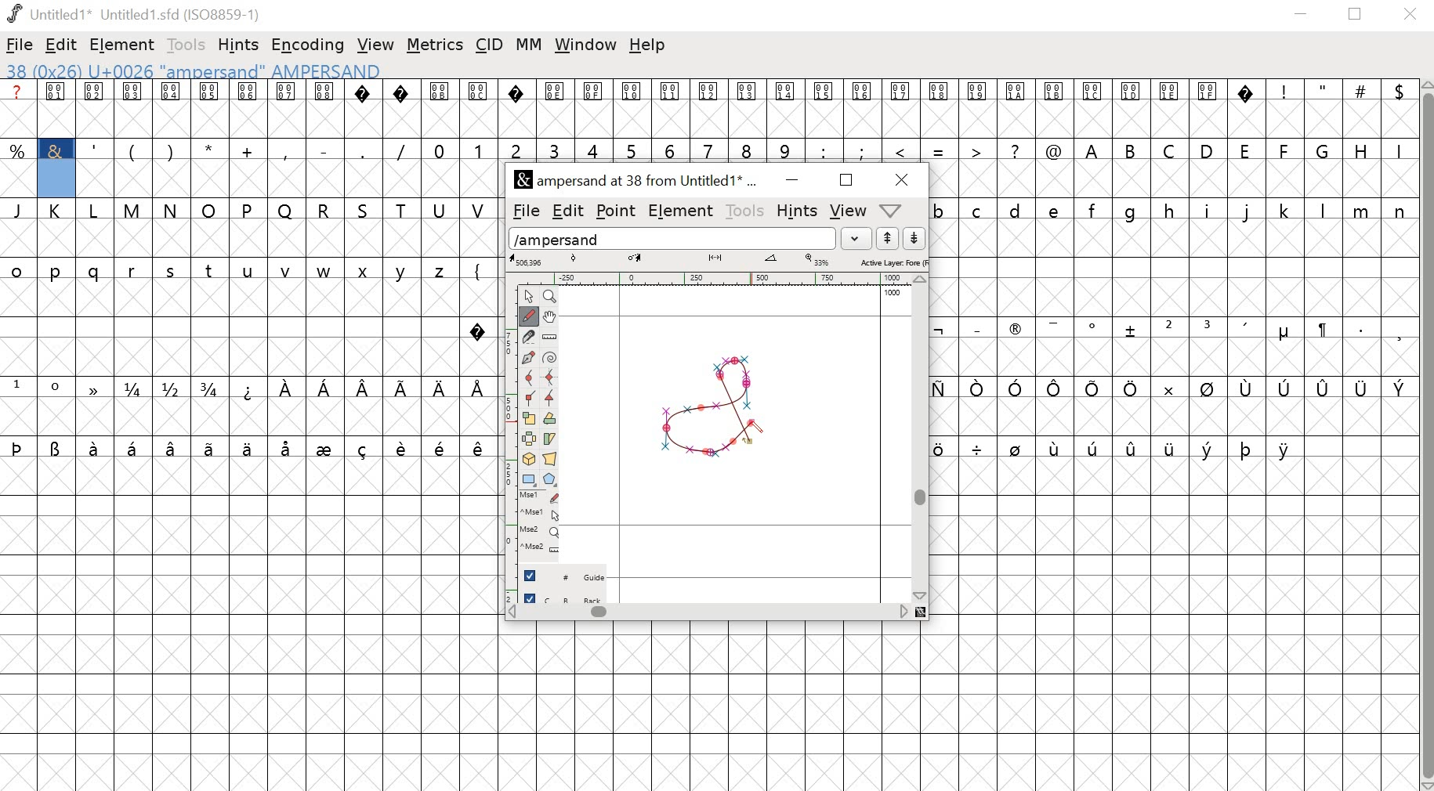  What do you see at coordinates (978, 109) in the screenshot?
I see `0019` at bounding box center [978, 109].